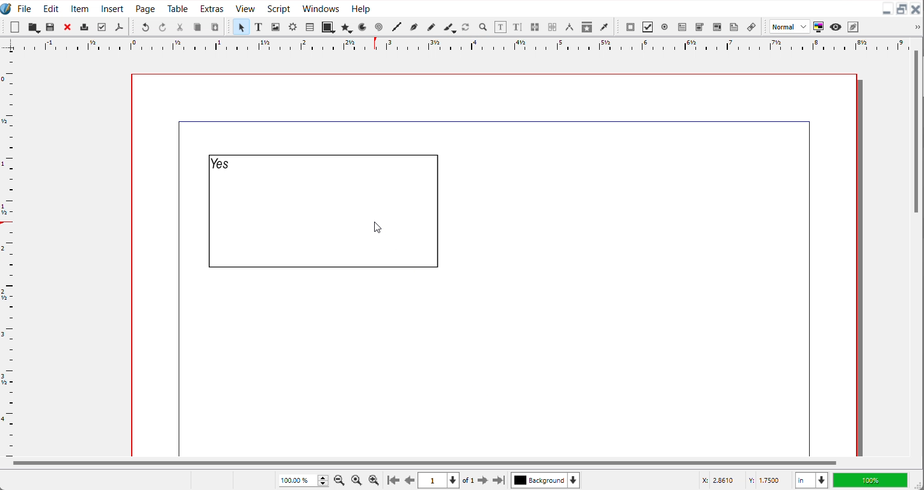 This screenshot has width=924, height=490. Describe the element at coordinates (836, 27) in the screenshot. I see `Preview` at that location.